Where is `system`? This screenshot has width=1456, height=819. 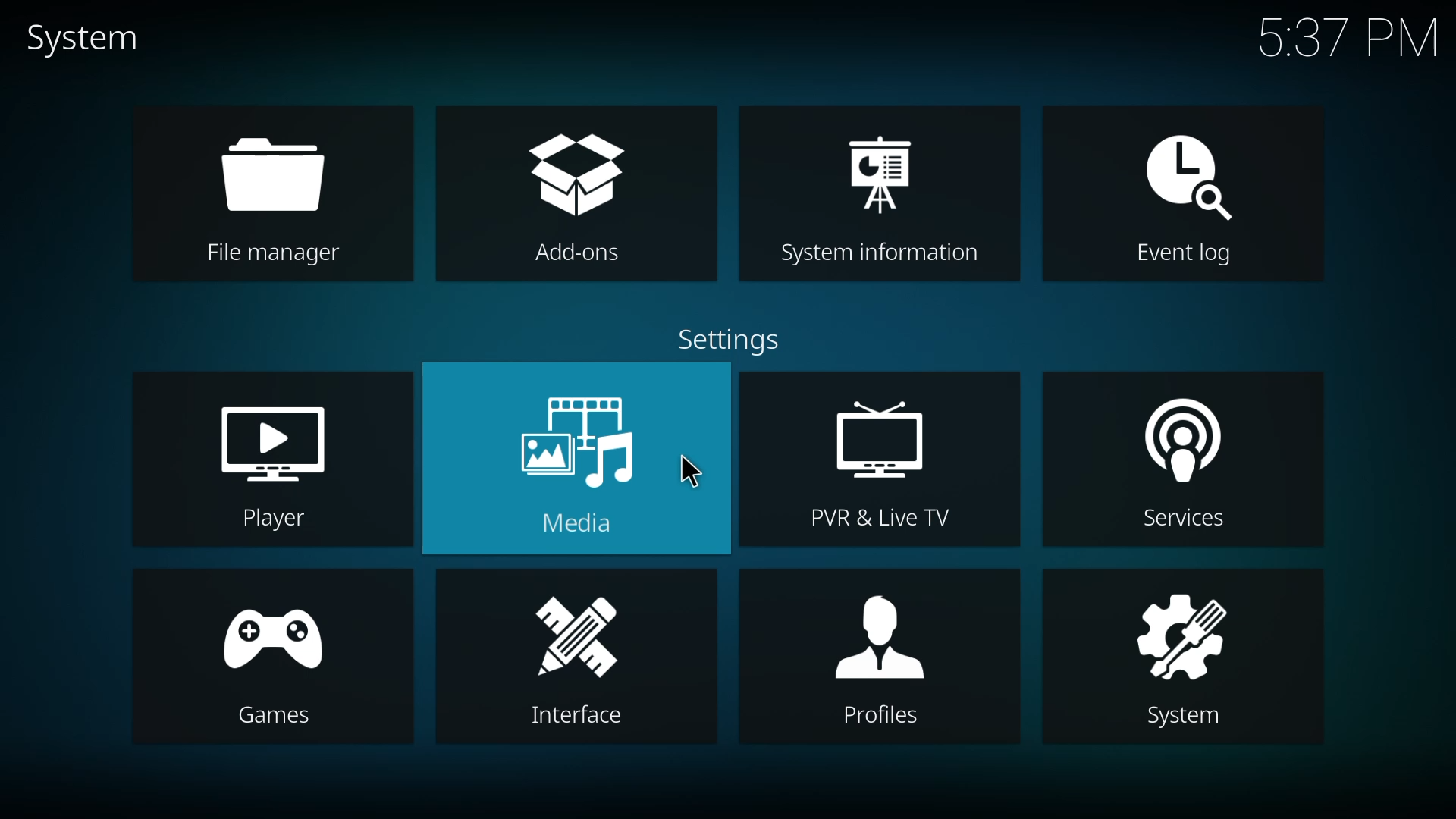 system is located at coordinates (1172, 634).